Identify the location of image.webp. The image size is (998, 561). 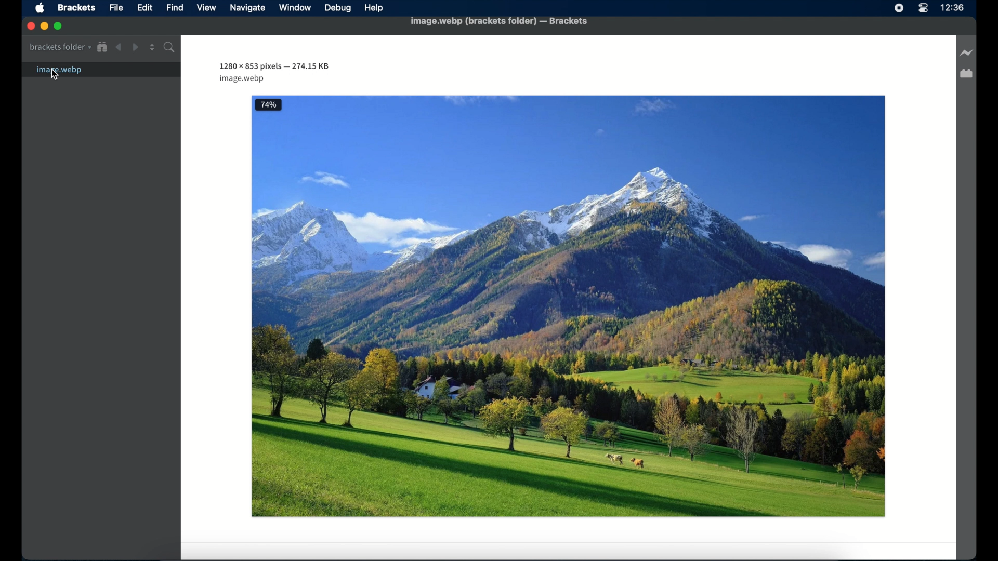
(101, 70).